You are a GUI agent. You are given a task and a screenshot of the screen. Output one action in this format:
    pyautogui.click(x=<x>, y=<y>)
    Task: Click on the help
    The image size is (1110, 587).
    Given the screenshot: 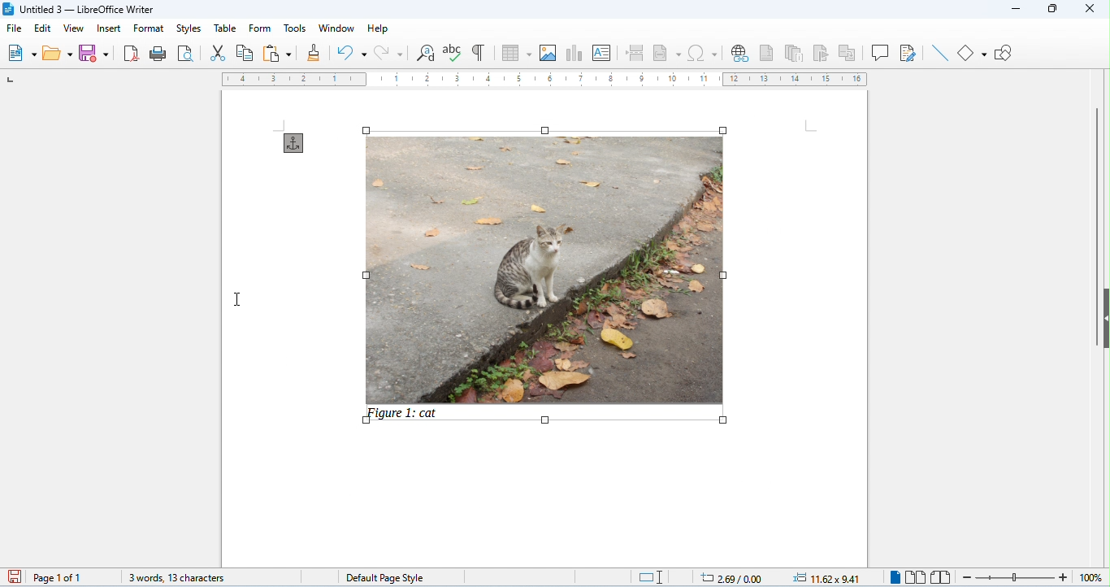 What is the action you would take?
    pyautogui.click(x=378, y=28)
    